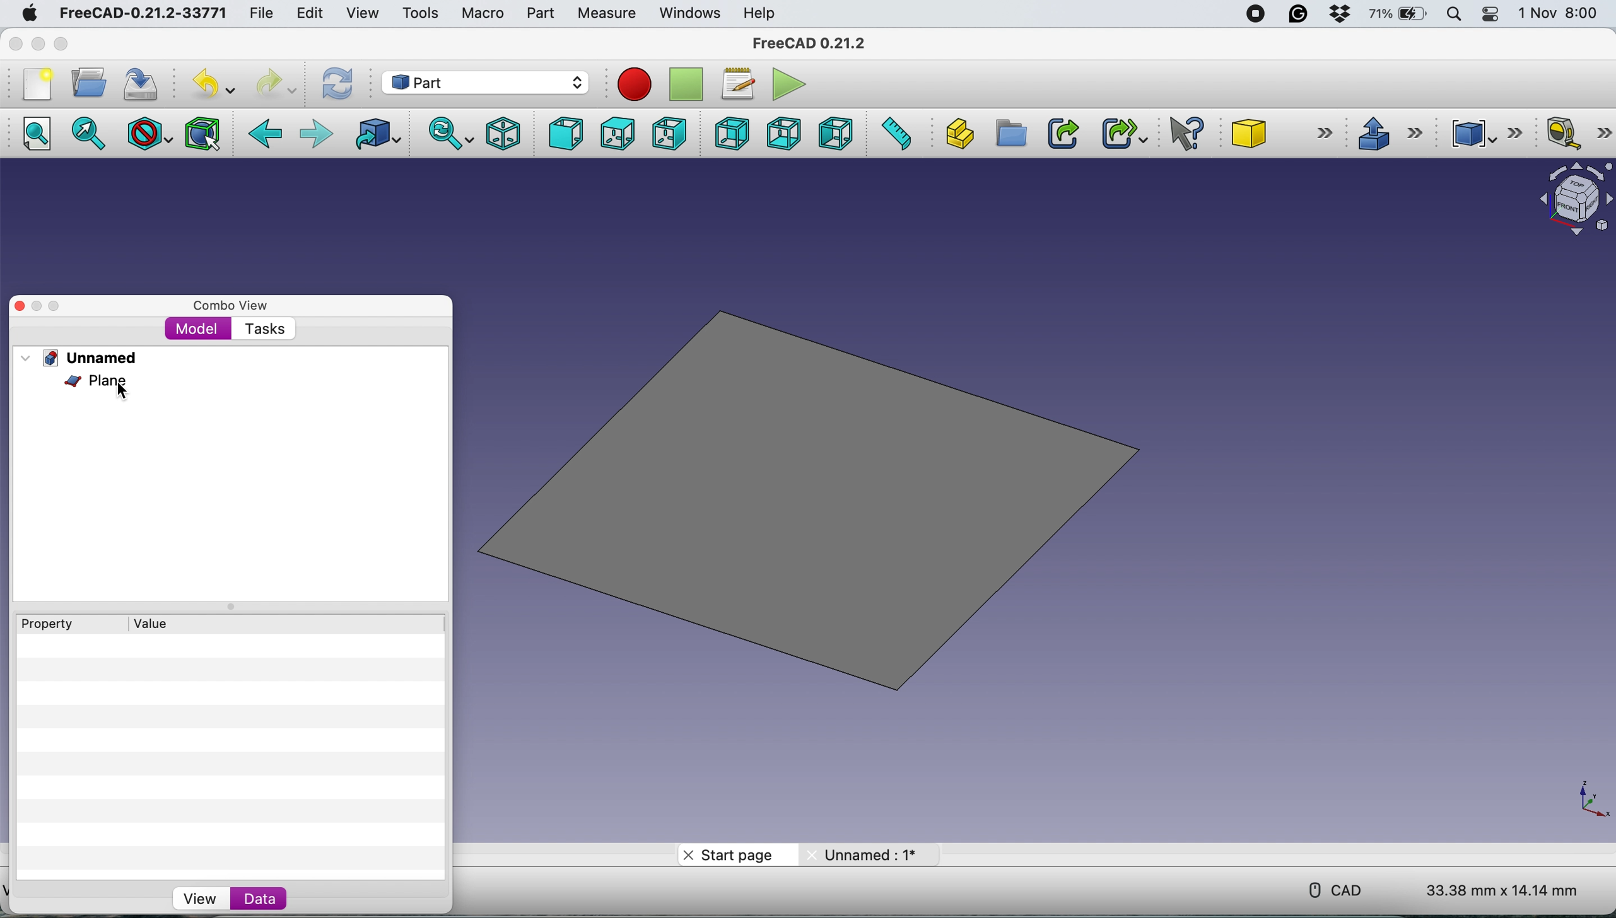  I want to click on value, so click(157, 624).